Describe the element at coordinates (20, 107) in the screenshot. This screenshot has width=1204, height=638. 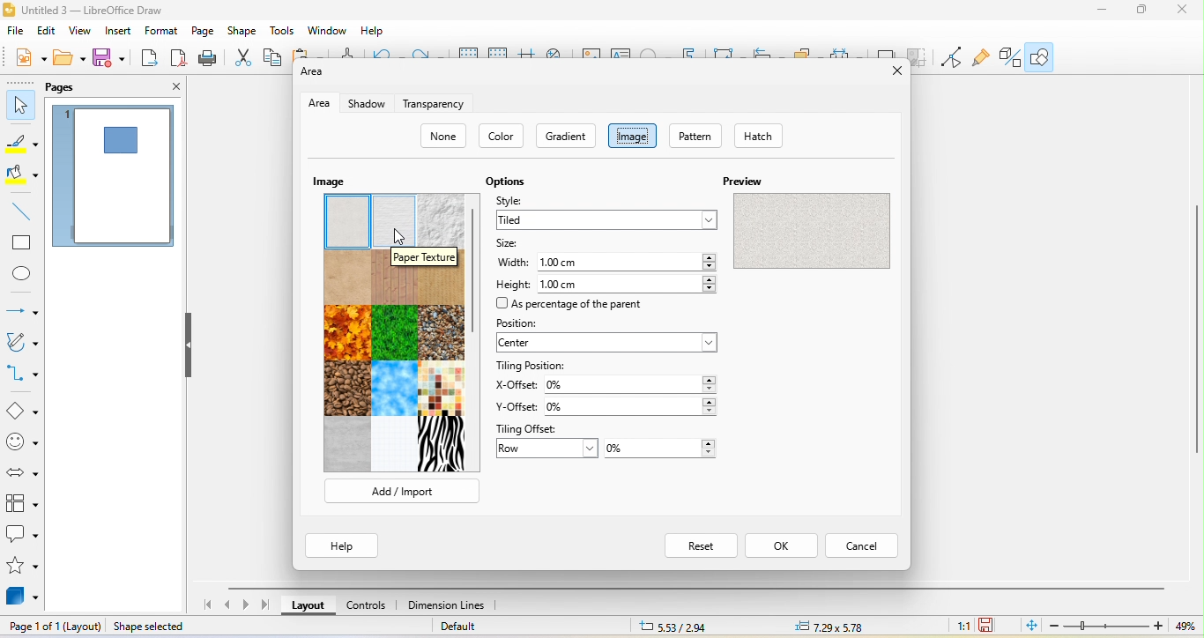
I see `select` at that location.